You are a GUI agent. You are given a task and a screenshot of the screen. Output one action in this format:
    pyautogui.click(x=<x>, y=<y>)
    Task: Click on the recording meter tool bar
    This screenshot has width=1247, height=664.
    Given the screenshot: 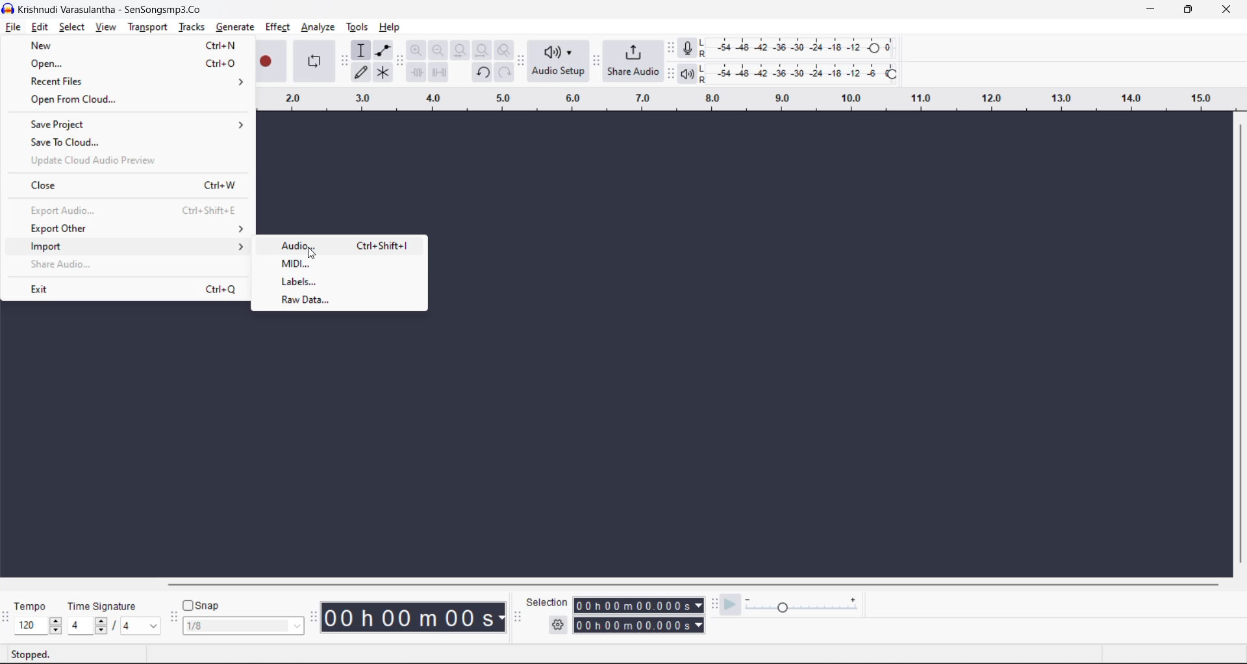 What is the action you would take?
    pyautogui.click(x=672, y=49)
    